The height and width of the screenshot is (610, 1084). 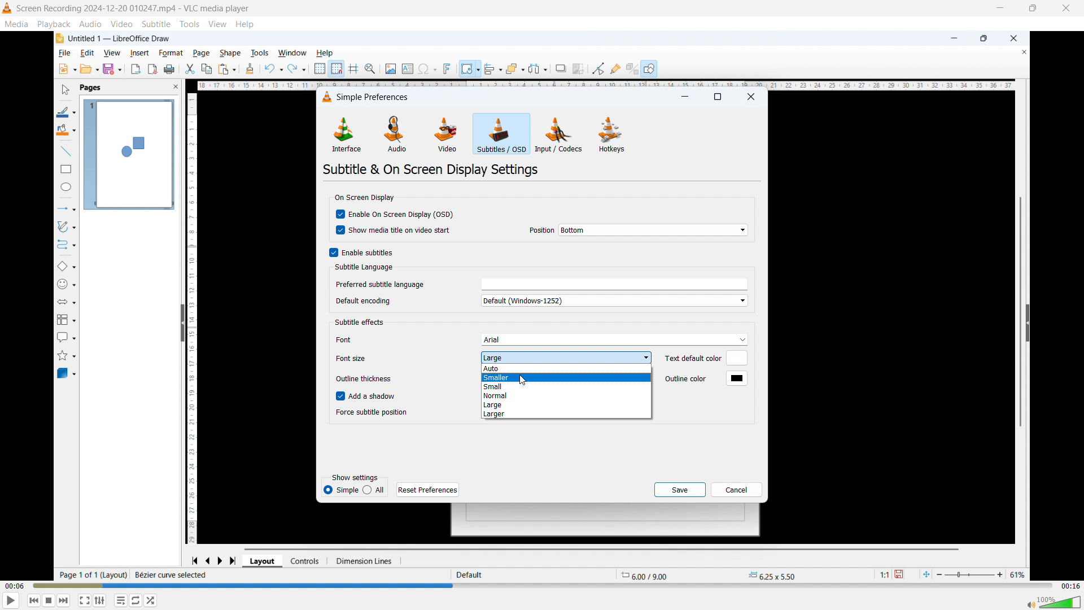 What do you see at coordinates (16, 24) in the screenshot?
I see `Media ` at bounding box center [16, 24].